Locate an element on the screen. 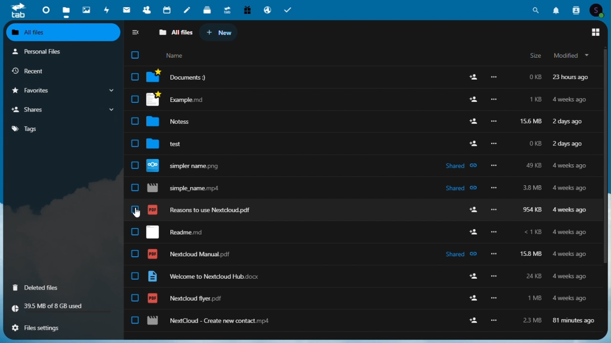   is located at coordinates (493, 144).